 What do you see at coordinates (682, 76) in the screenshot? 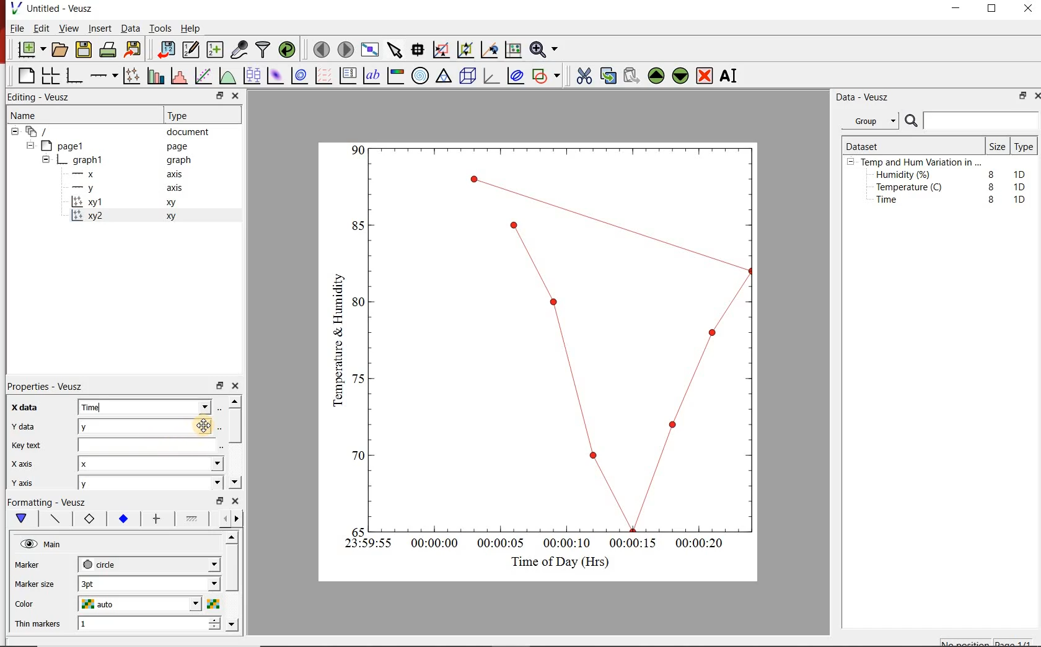
I see `Move the selected widget down` at bounding box center [682, 76].